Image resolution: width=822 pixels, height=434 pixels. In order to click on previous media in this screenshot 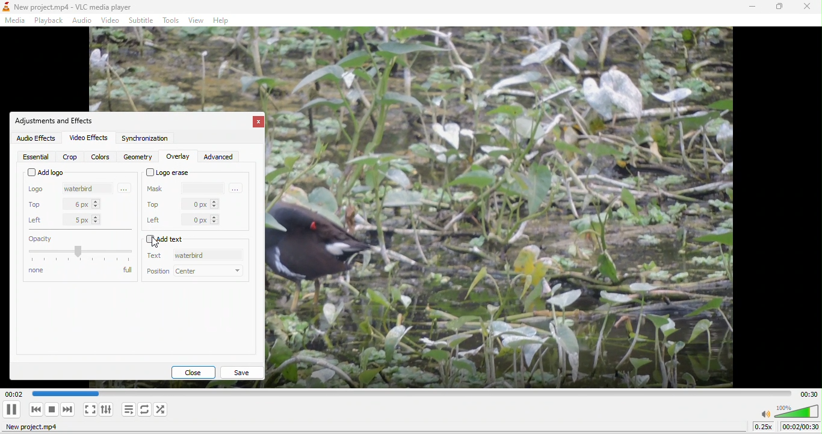, I will do `click(32, 409)`.